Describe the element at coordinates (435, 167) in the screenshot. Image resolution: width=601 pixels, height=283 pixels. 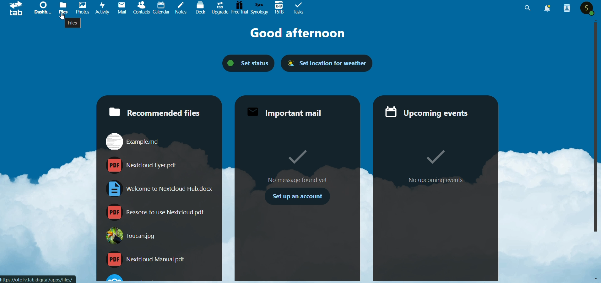
I see `No Upcoming Events` at that location.